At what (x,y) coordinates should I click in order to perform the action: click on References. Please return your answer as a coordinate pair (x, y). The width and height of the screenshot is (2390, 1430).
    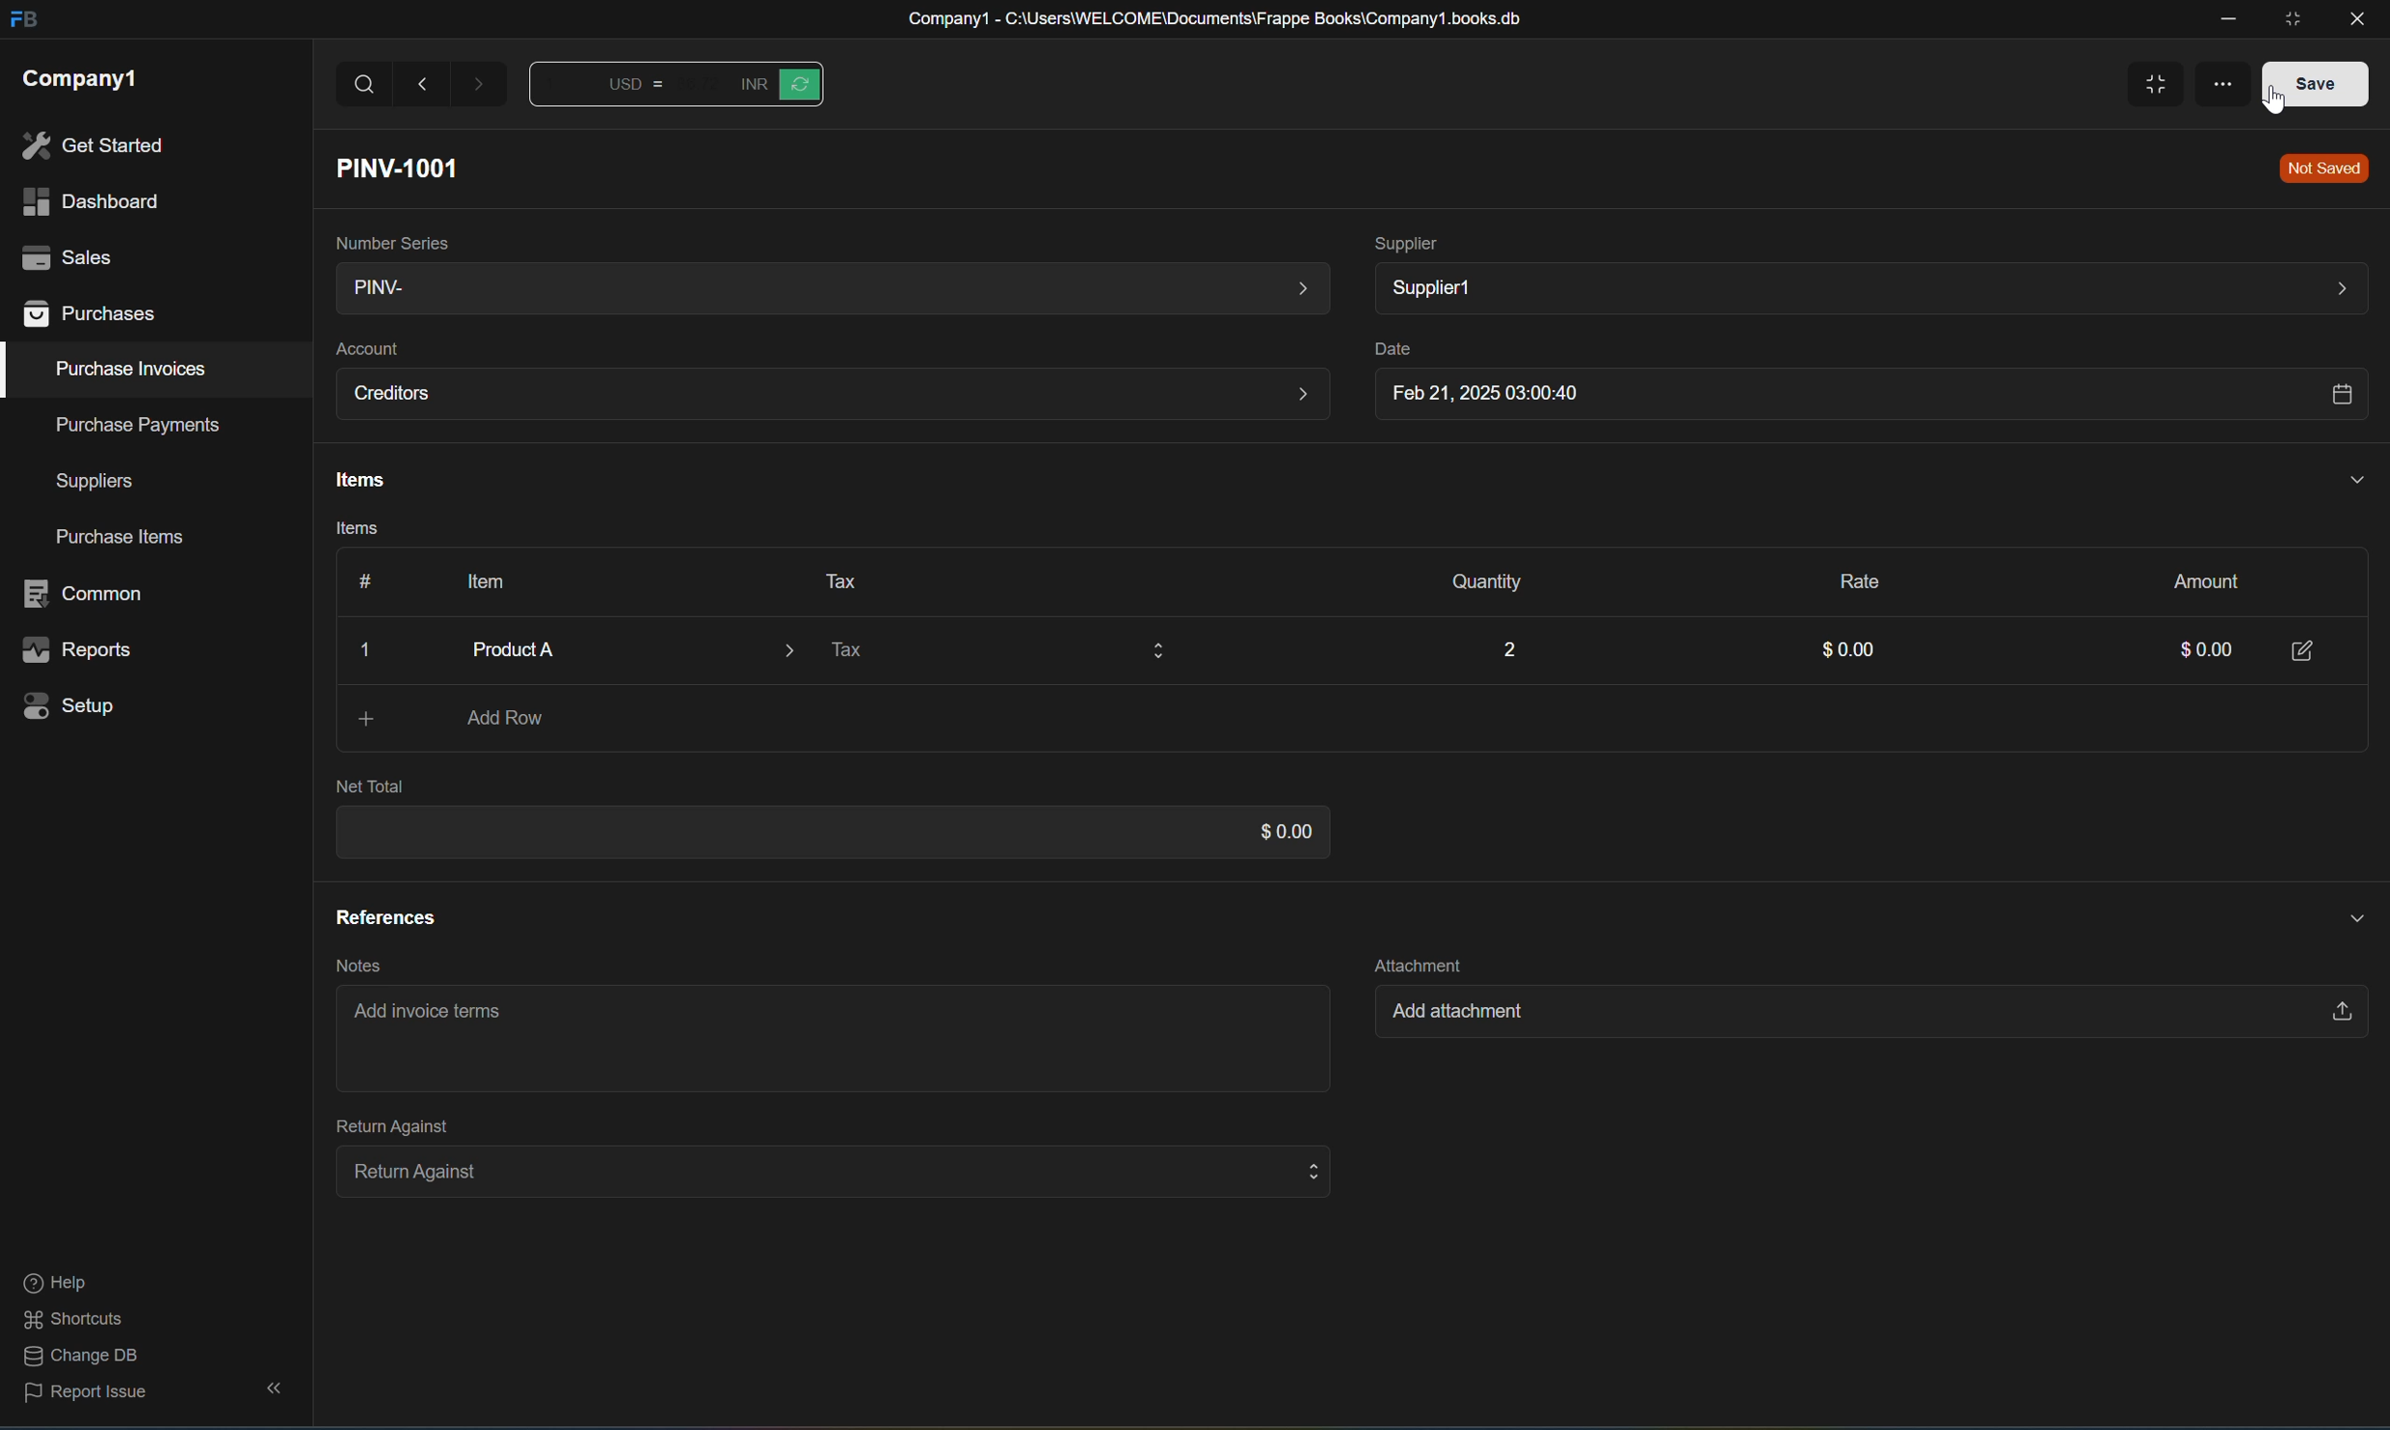
    Looking at the image, I should click on (385, 916).